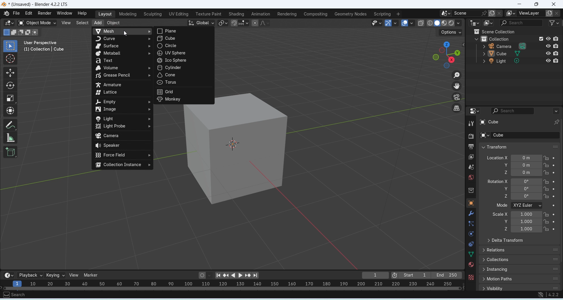  What do you see at coordinates (471, 277) in the screenshot?
I see `Texture` at bounding box center [471, 277].